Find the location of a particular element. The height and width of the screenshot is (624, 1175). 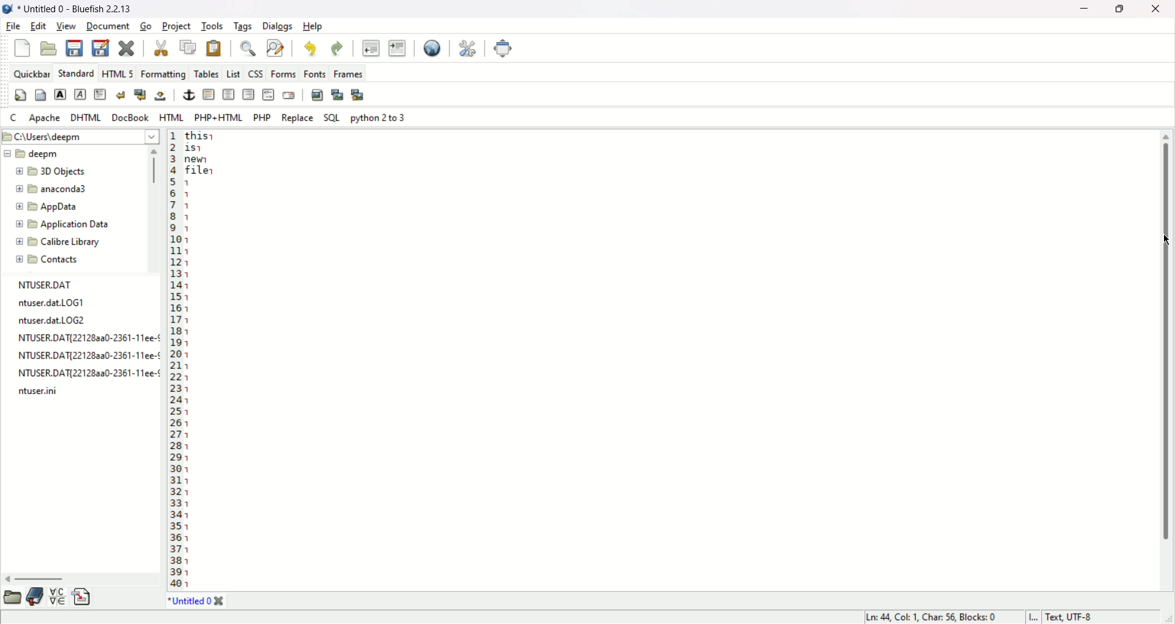

document is located at coordinates (108, 27).